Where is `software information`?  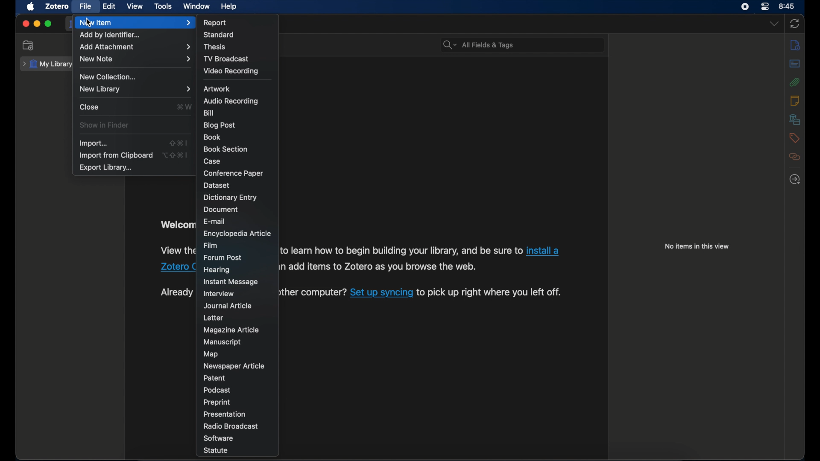 software information is located at coordinates (402, 250).